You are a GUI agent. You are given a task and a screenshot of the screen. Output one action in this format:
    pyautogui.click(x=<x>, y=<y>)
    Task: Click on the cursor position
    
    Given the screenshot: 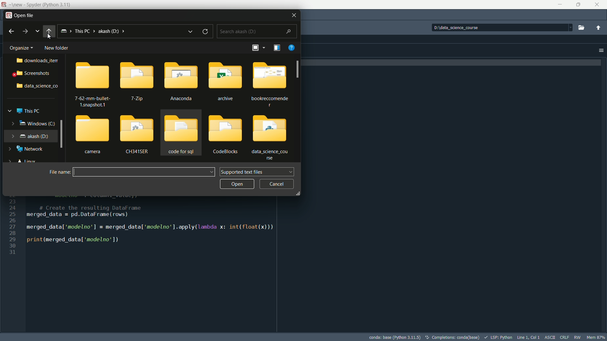 What is the action you would take?
    pyautogui.click(x=528, y=337)
    